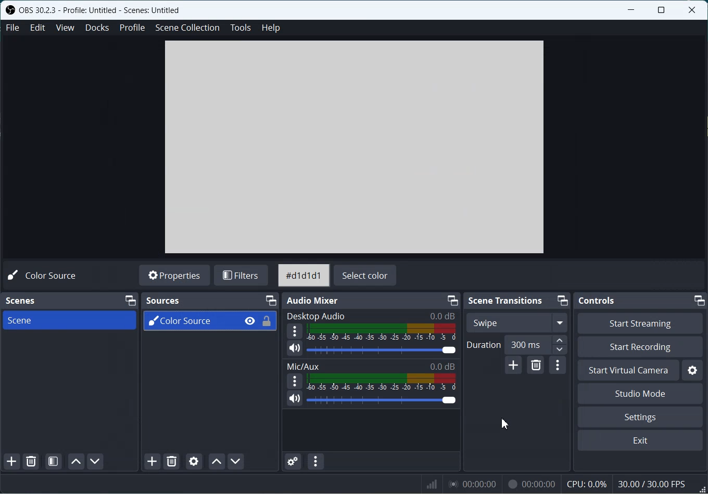  Describe the element at coordinates (482, 345) in the screenshot. I see `Duration` at that location.